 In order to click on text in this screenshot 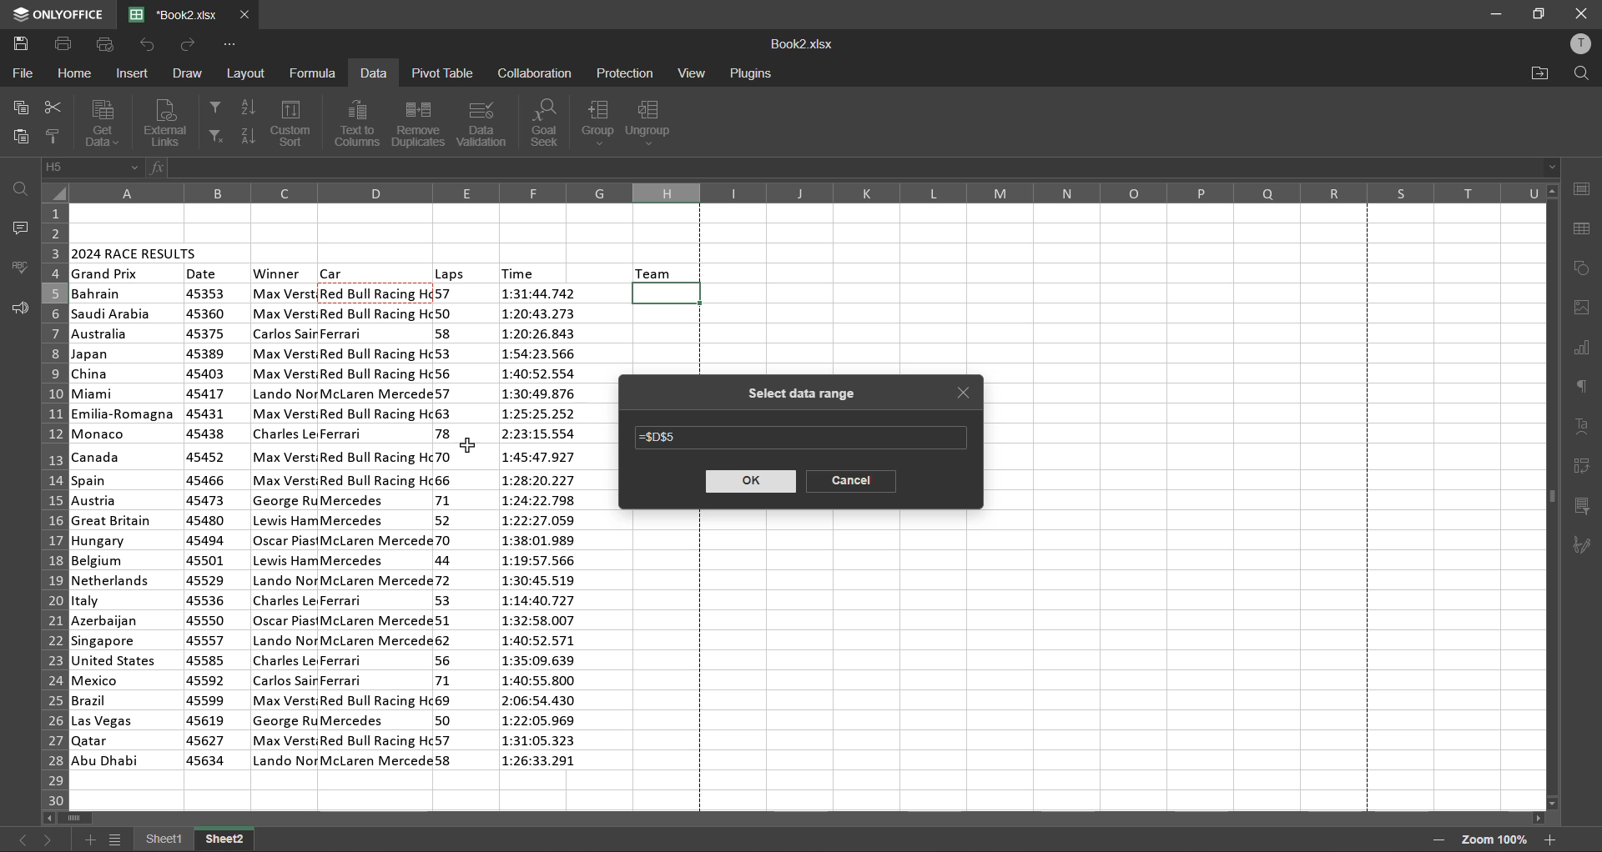, I will do `click(1584, 427)`.